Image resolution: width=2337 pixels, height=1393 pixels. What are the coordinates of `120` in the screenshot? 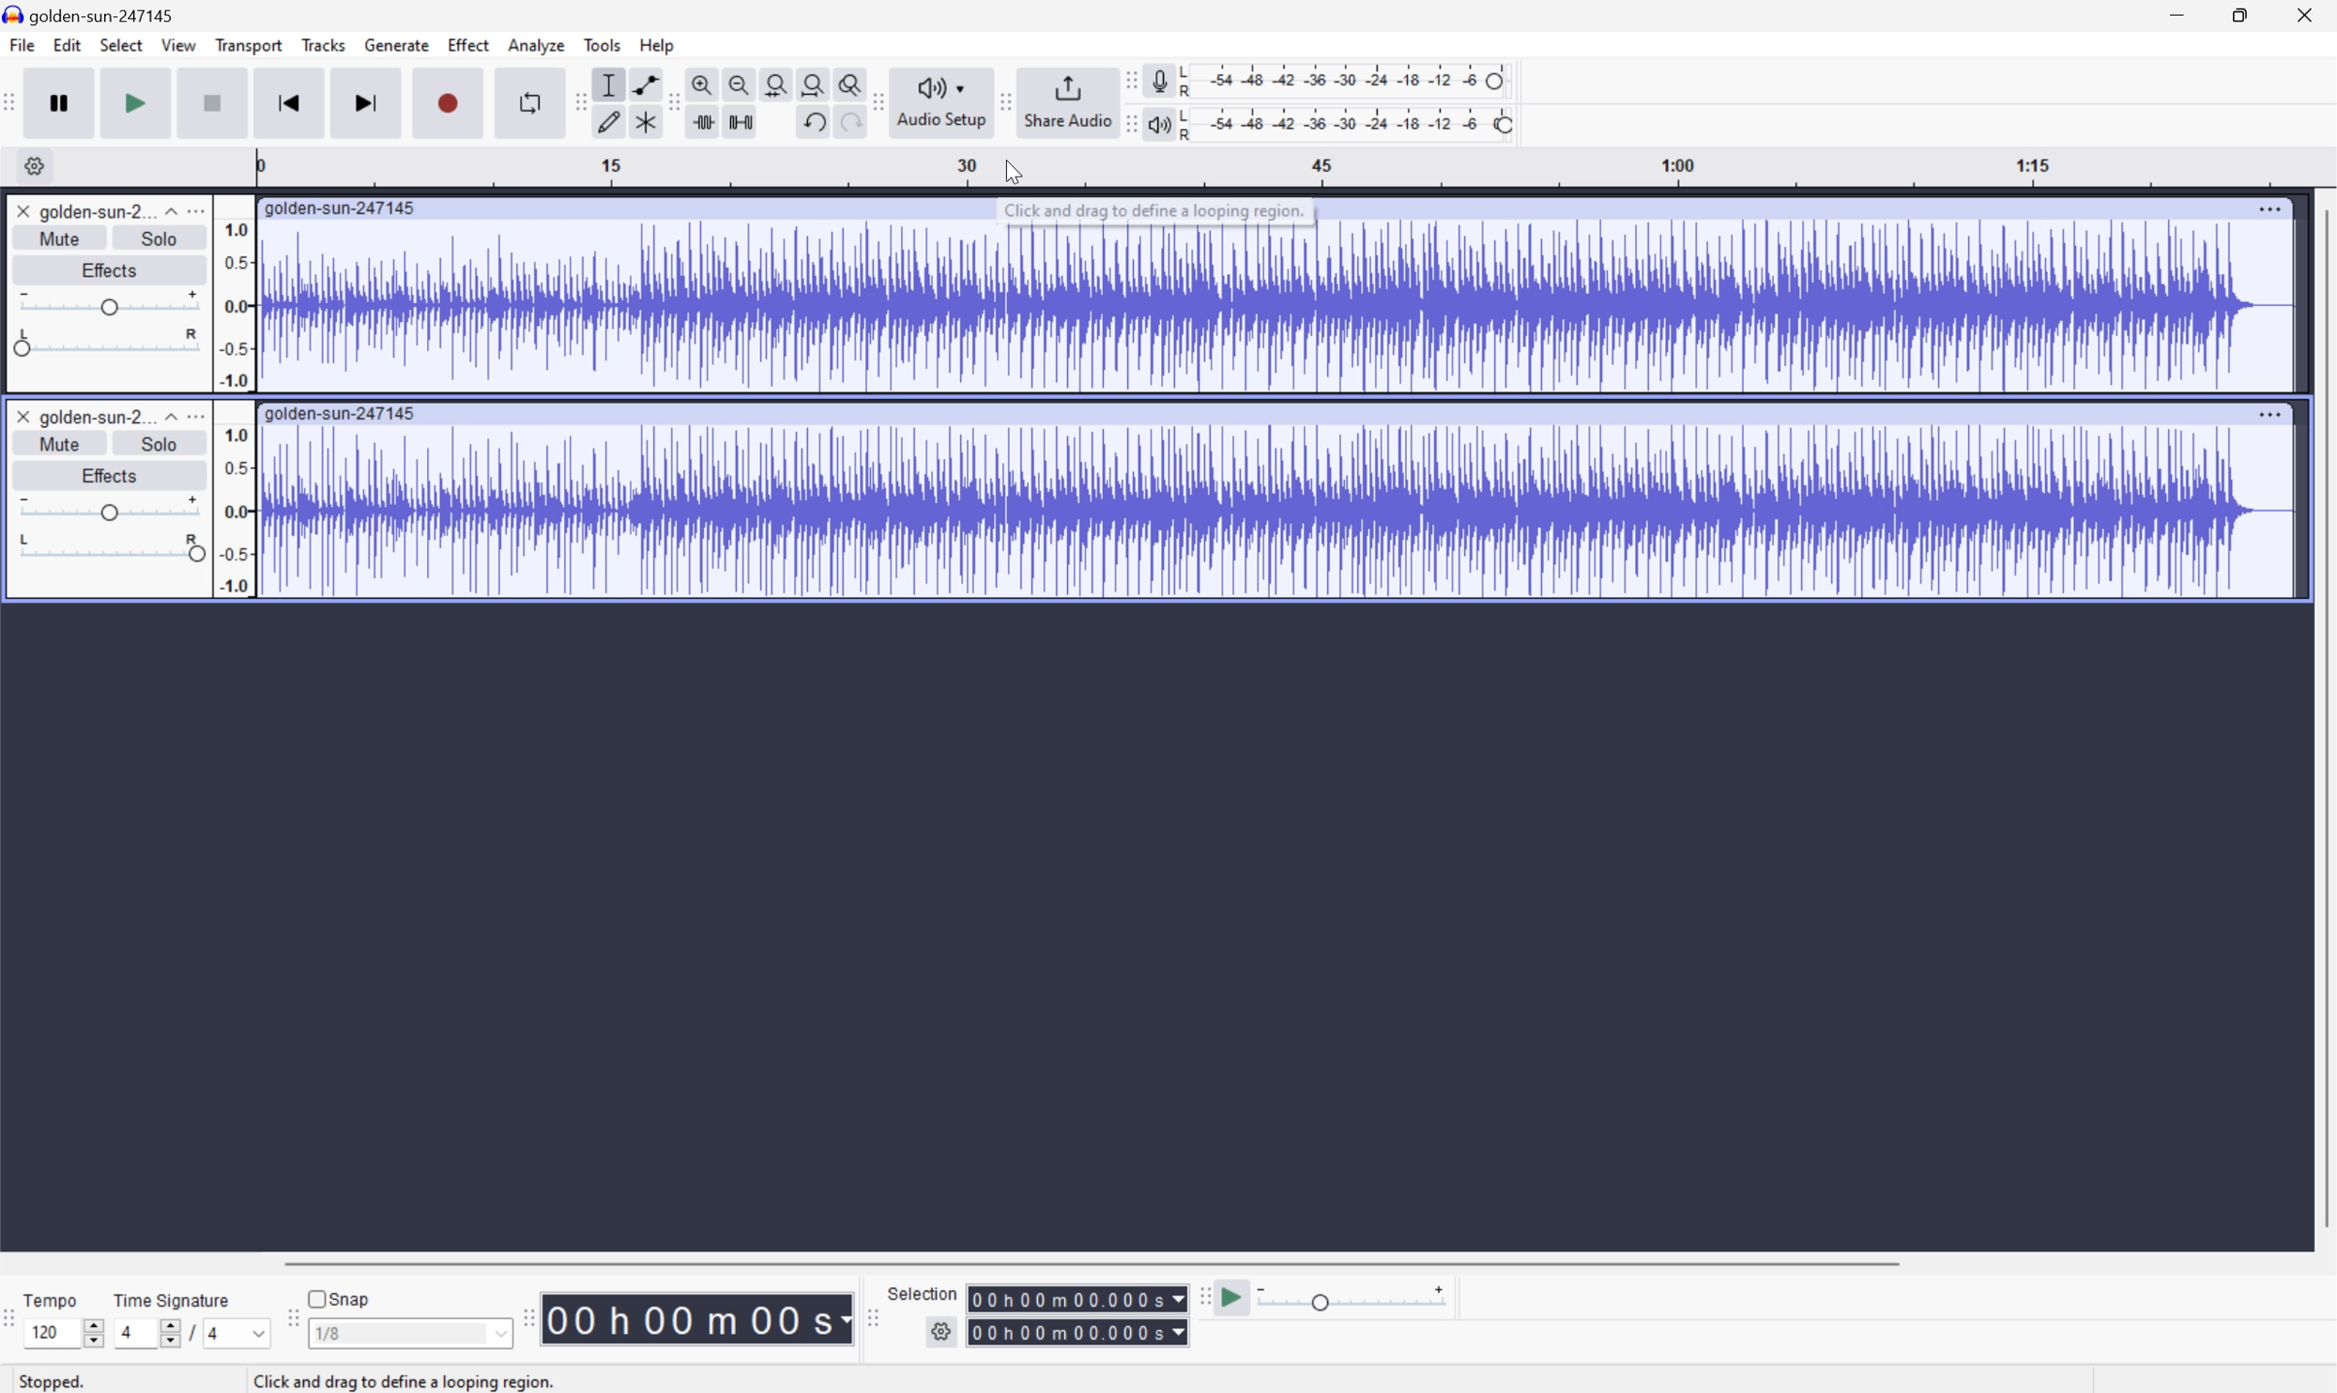 It's located at (50, 1335).